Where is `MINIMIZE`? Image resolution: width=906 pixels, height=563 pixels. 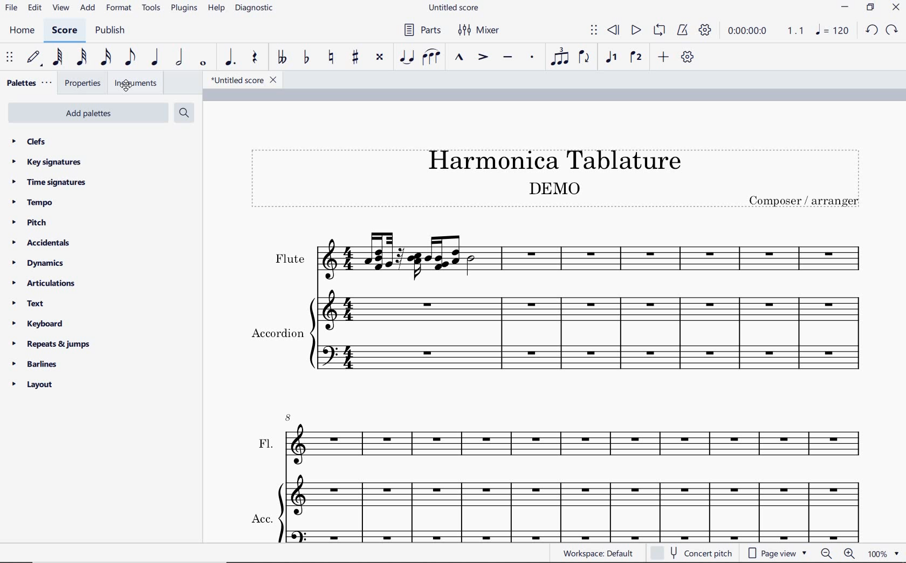
MINIMIZE is located at coordinates (846, 7).